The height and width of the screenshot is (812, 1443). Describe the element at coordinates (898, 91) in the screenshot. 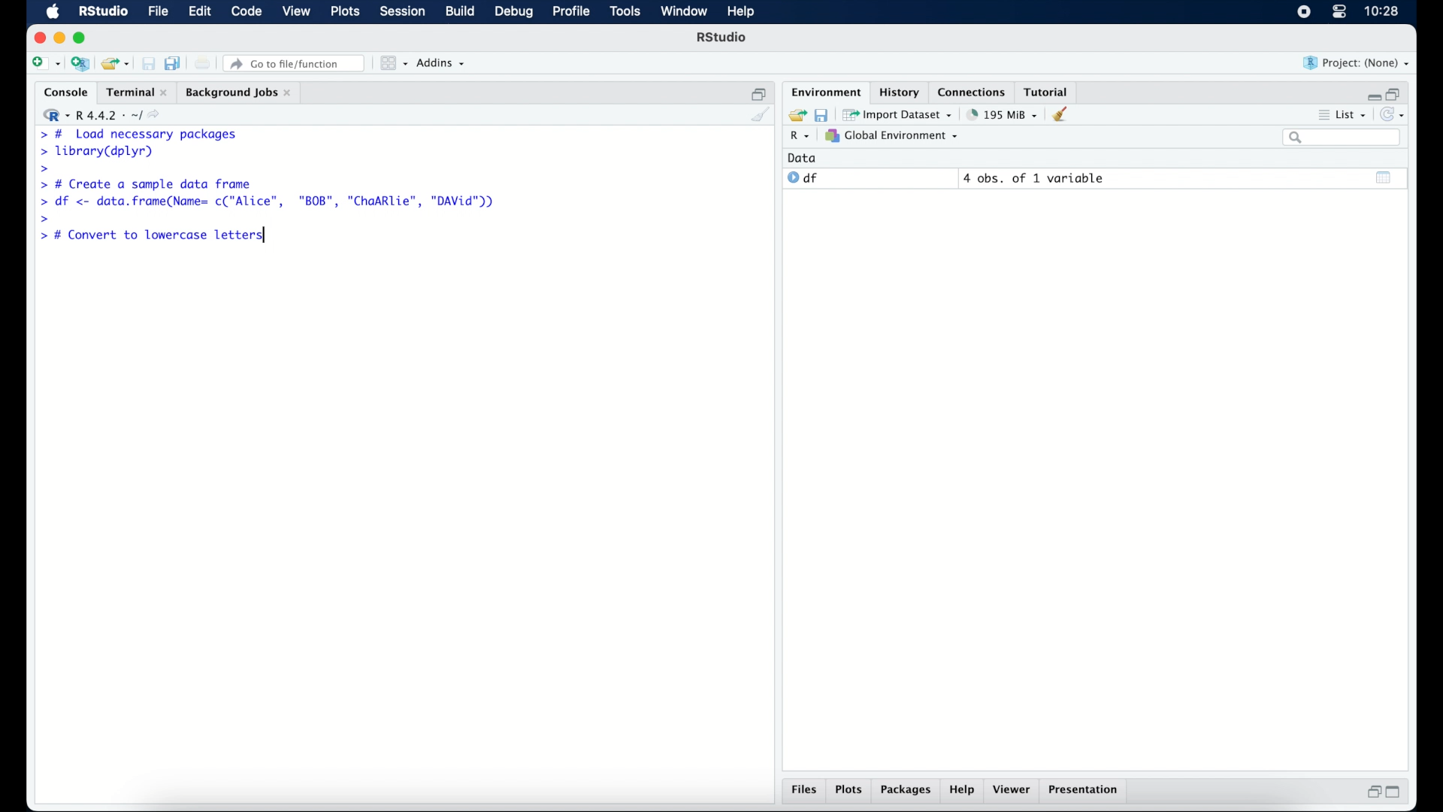

I see `history` at that location.